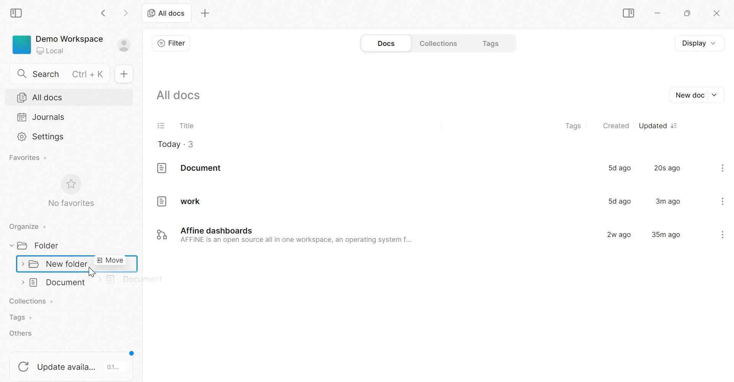 The width and height of the screenshot is (734, 382). I want to click on Today . 3, so click(176, 144).